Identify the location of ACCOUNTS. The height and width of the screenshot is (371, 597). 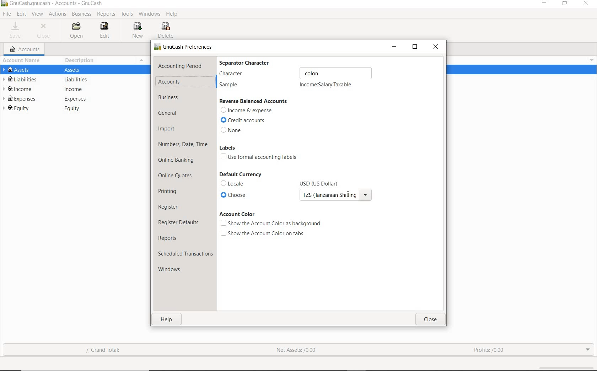
(25, 49).